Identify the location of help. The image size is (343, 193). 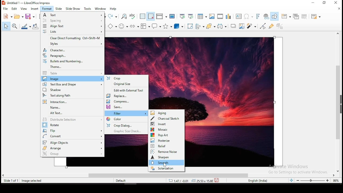
(114, 9).